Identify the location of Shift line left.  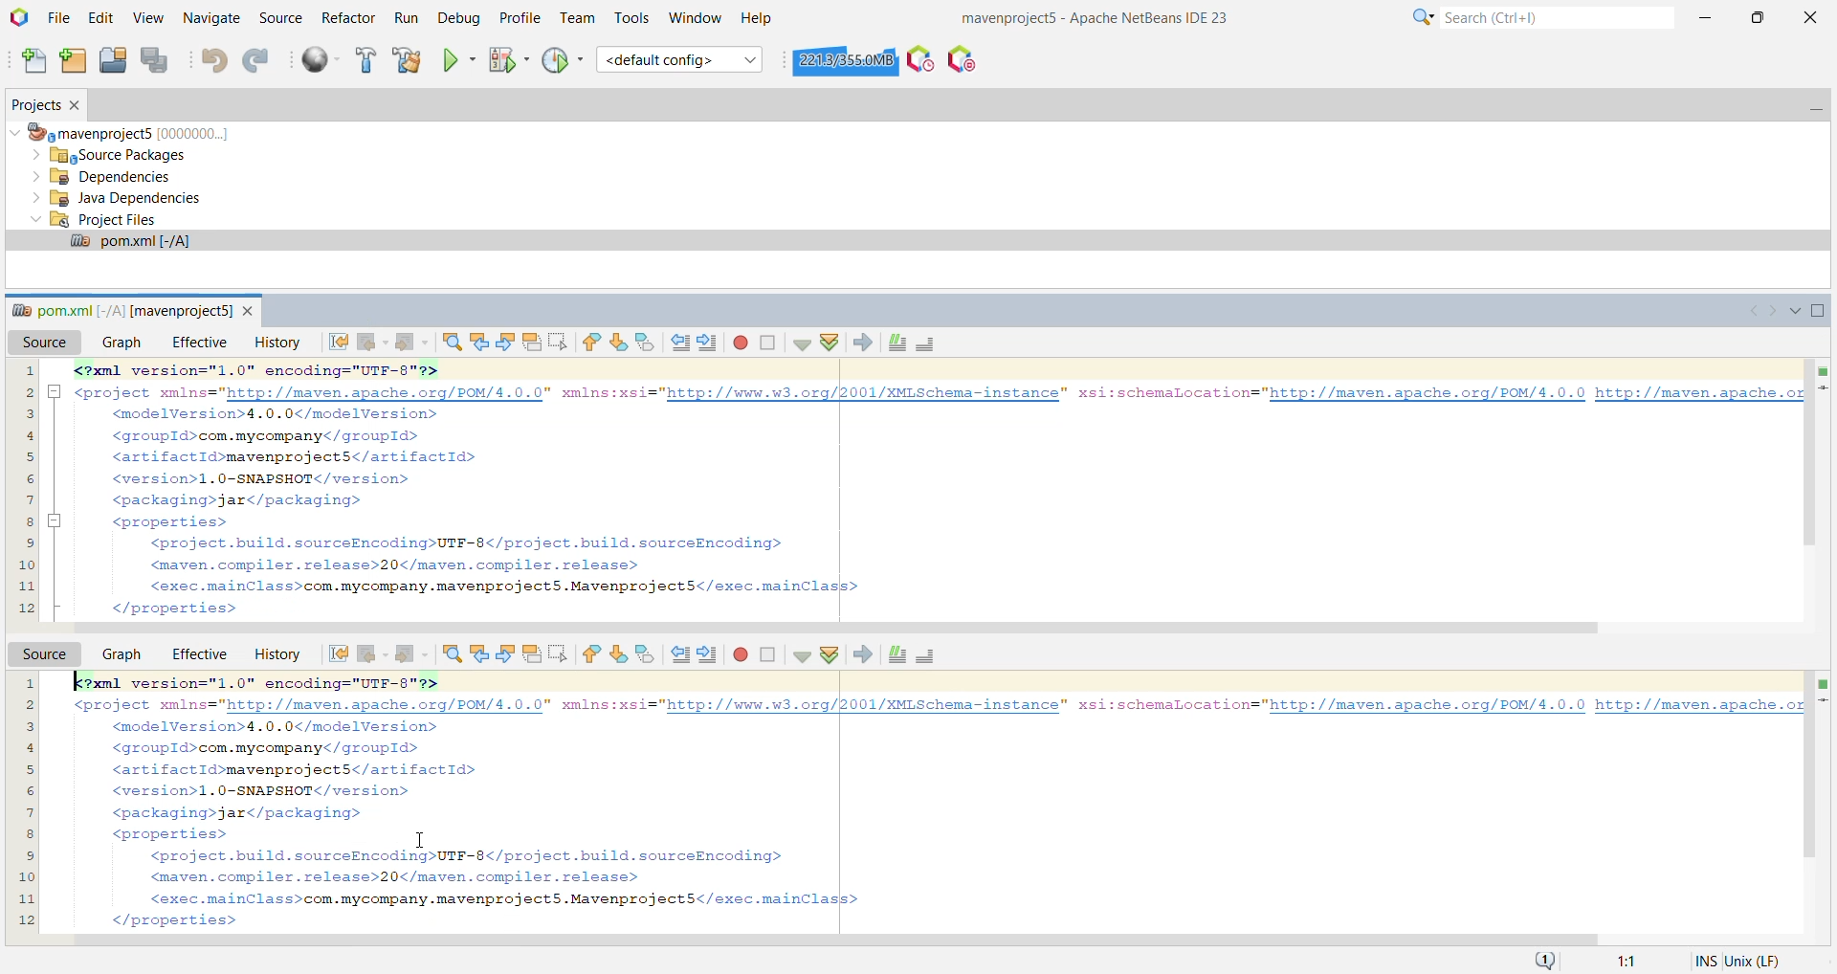
(678, 343).